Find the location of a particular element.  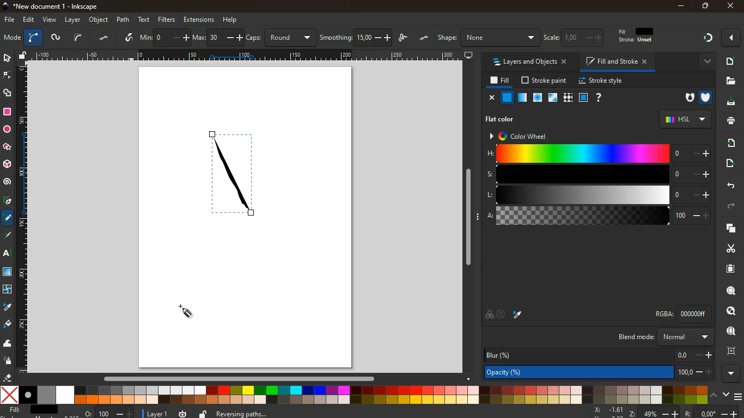

l is located at coordinates (599, 195).